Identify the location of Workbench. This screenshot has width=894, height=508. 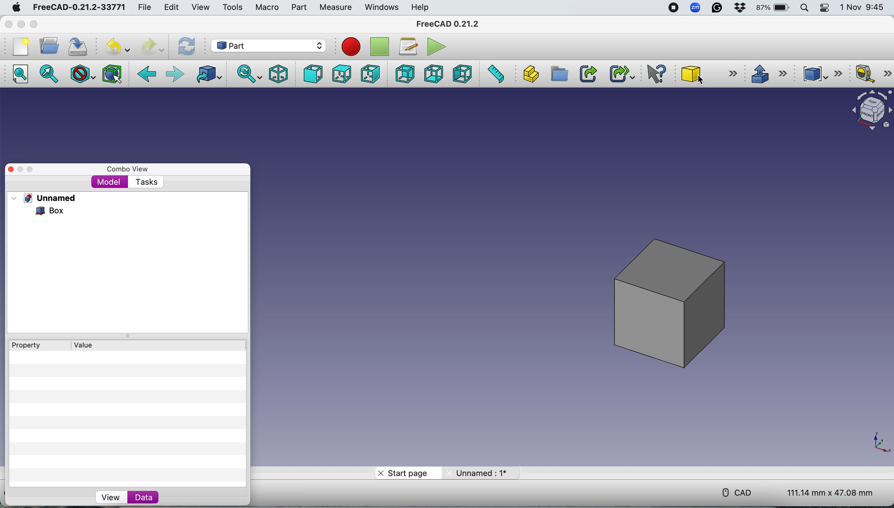
(268, 45).